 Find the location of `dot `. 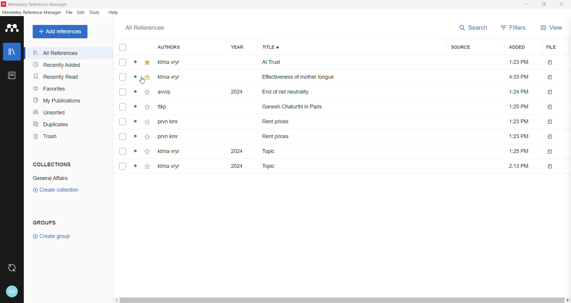

dot  is located at coordinates (135, 94).